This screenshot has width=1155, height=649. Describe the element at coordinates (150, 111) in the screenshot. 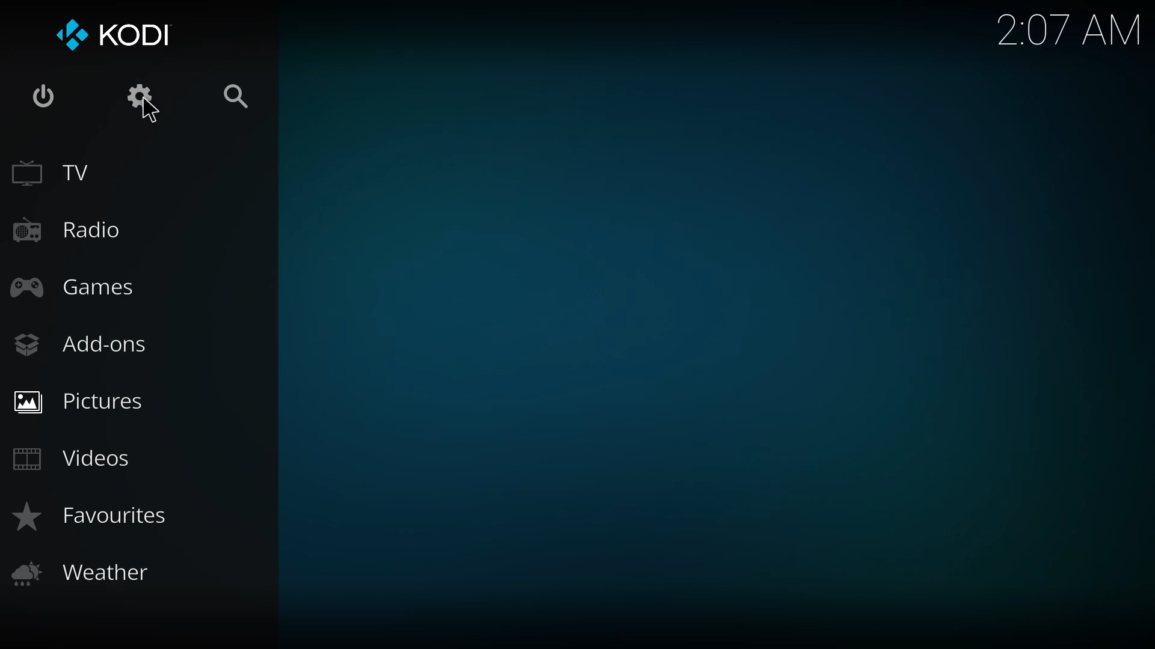

I see `cursor` at that location.